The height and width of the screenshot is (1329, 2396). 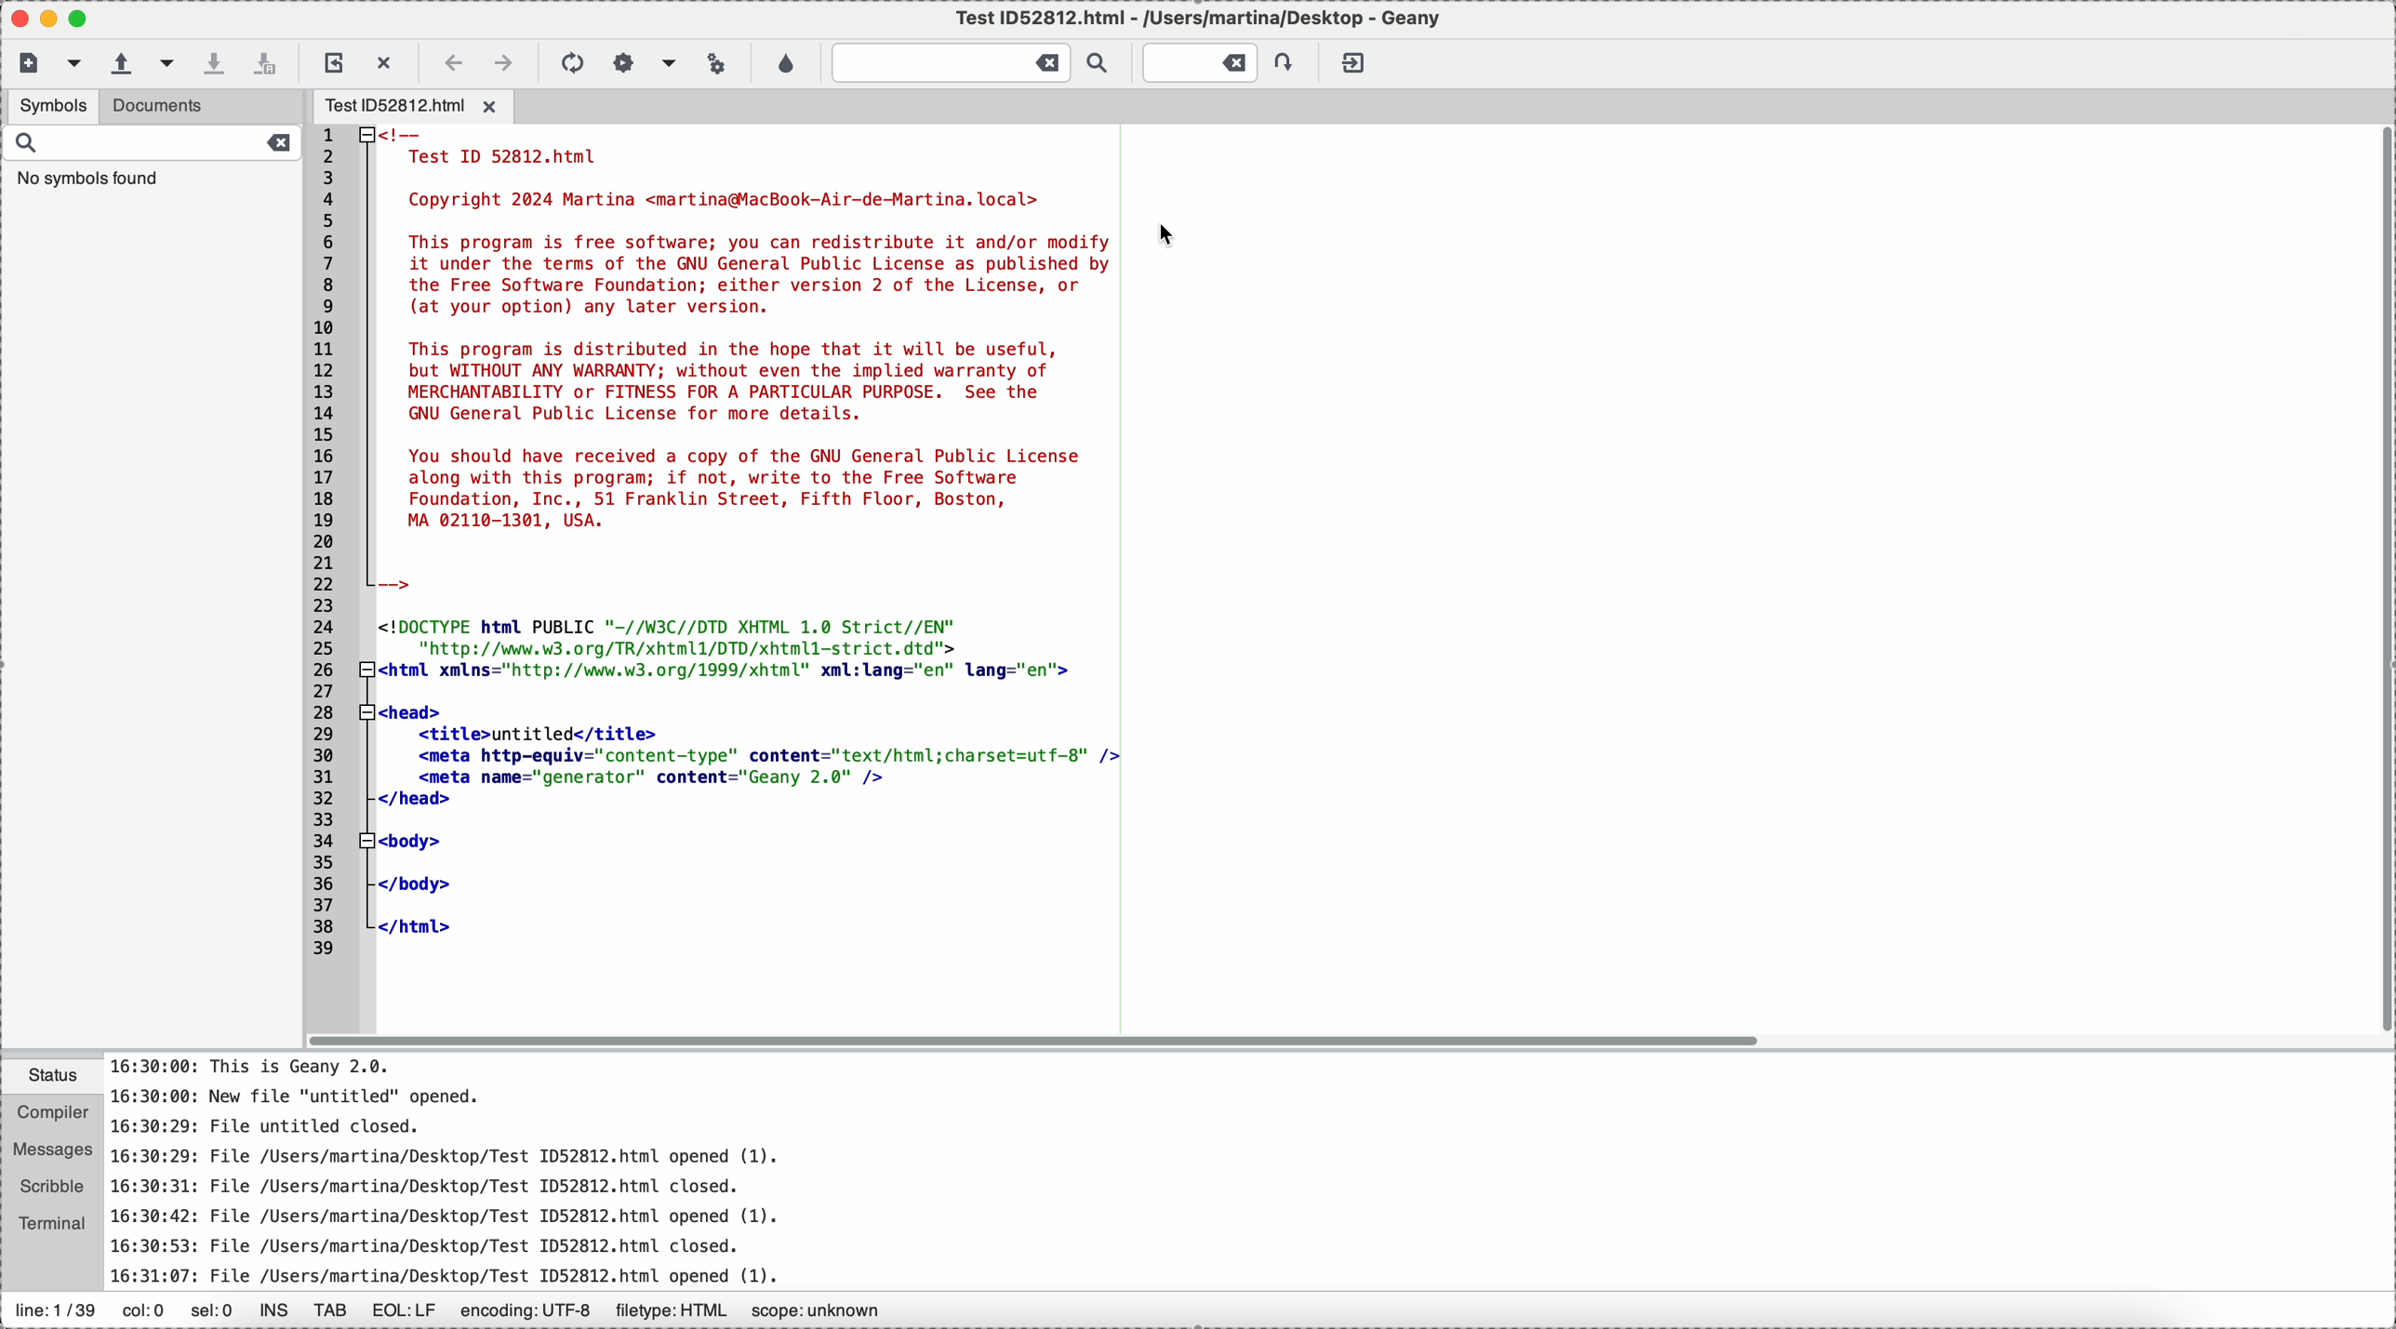 I want to click on run or view the current file, so click(x=715, y=64).